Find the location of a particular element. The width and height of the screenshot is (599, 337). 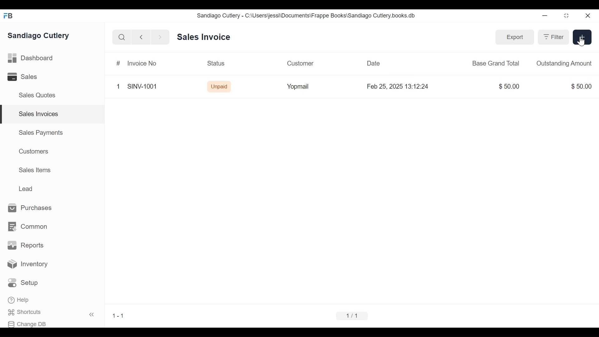

Export is located at coordinates (515, 37).